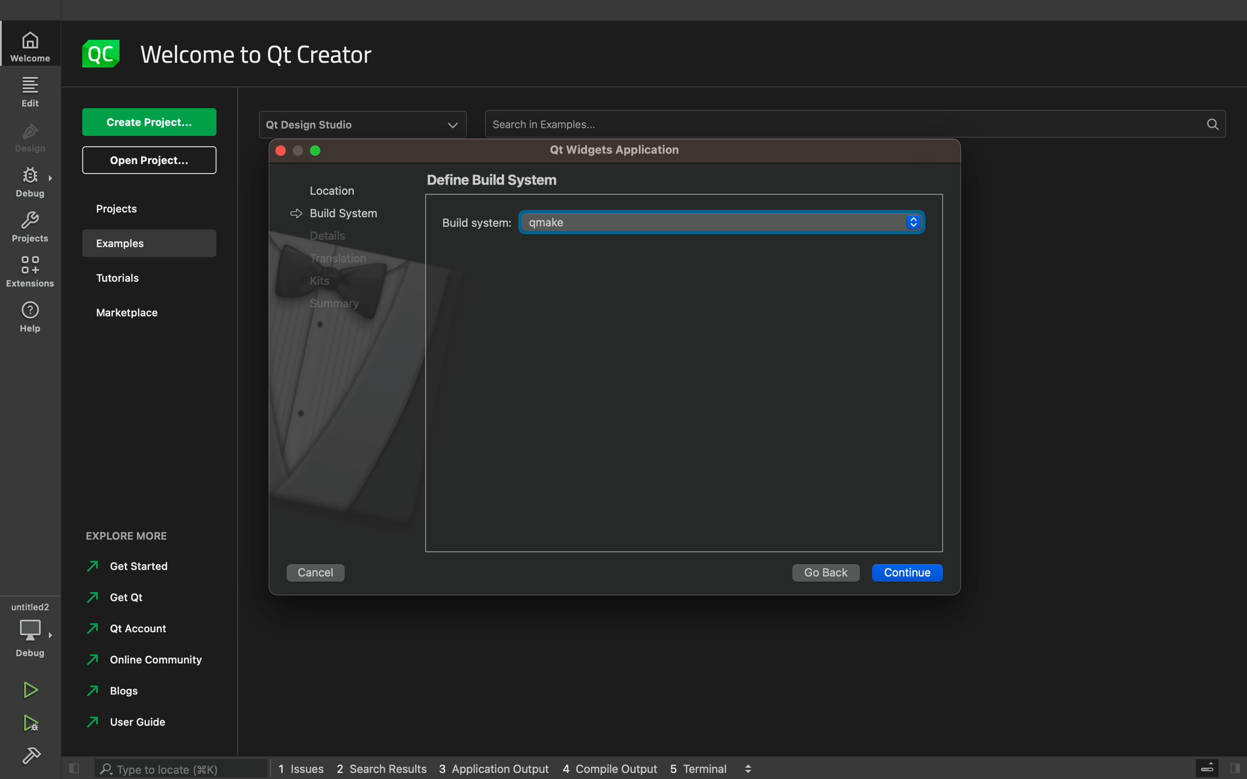 Image resolution: width=1247 pixels, height=779 pixels. Describe the element at coordinates (115, 598) in the screenshot. I see `` at that location.